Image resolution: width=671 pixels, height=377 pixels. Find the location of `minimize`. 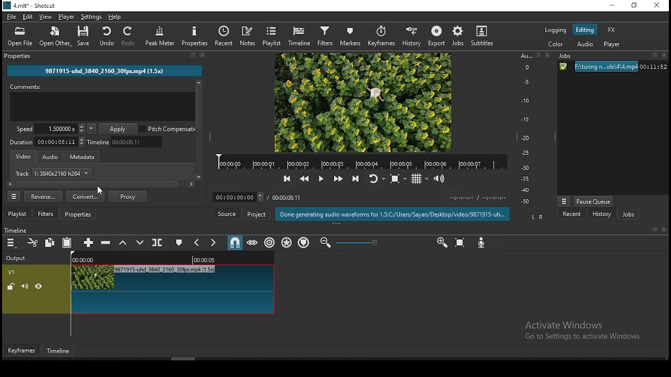

minimize is located at coordinates (614, 6).